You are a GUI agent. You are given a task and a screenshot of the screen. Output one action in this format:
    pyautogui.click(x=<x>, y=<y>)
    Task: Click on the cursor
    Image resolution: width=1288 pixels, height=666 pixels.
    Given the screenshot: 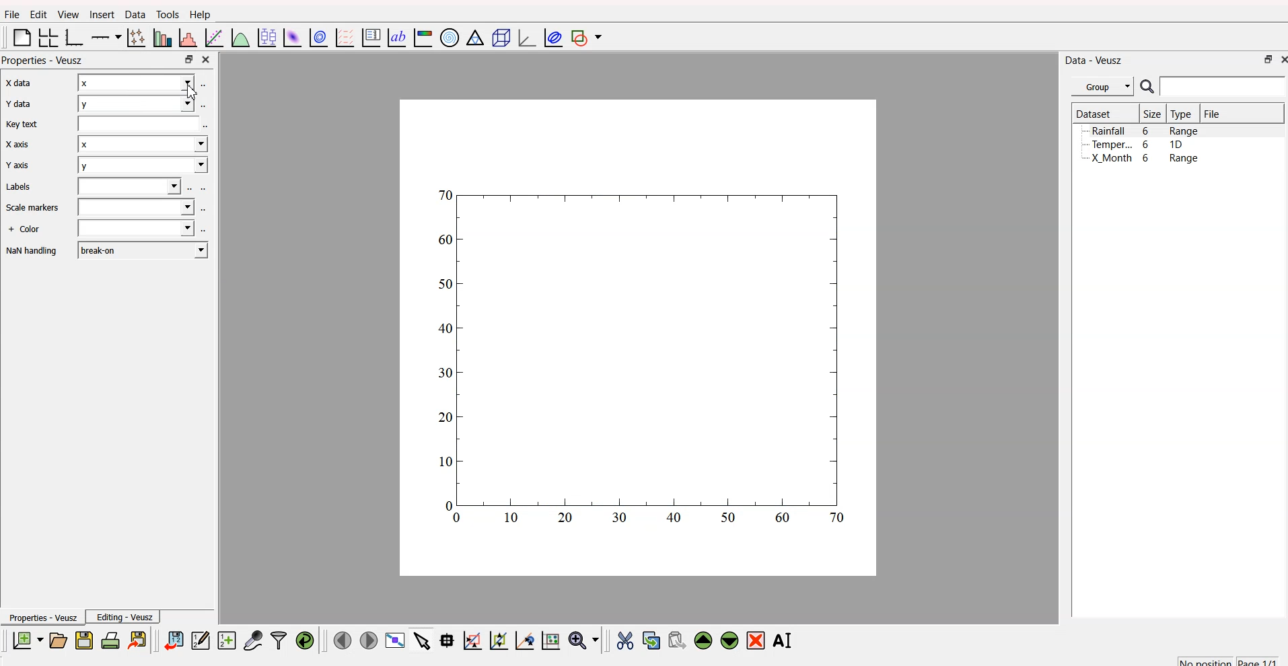 What is the action you would take?
    pyautogui.click(x=194, y=92)
    